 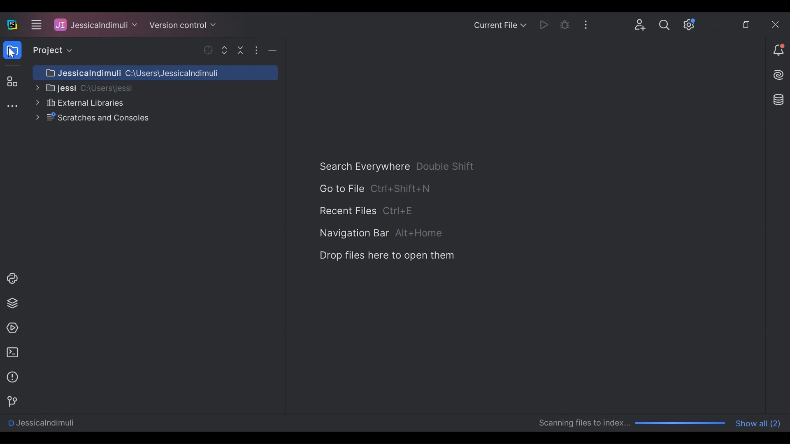 I want to click on Project Directory, so click(x=153, y=72).